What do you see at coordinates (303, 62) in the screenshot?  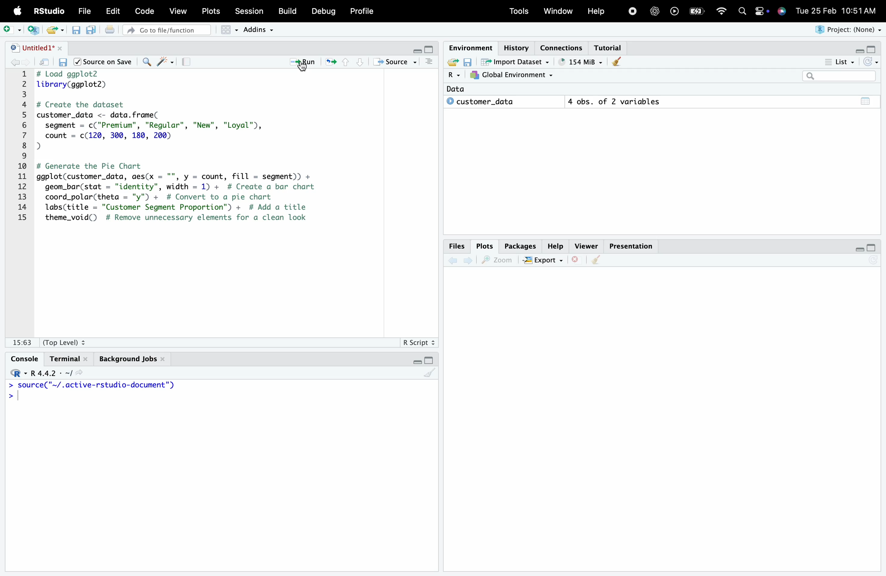 I see `Run` at bounding box center [303, 62].